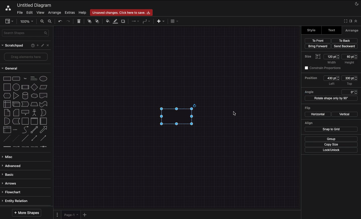 This screenshot has width=361, height=219. Describe the element at coordinates (11, 68) in the screenshot. I see `General` at that location.